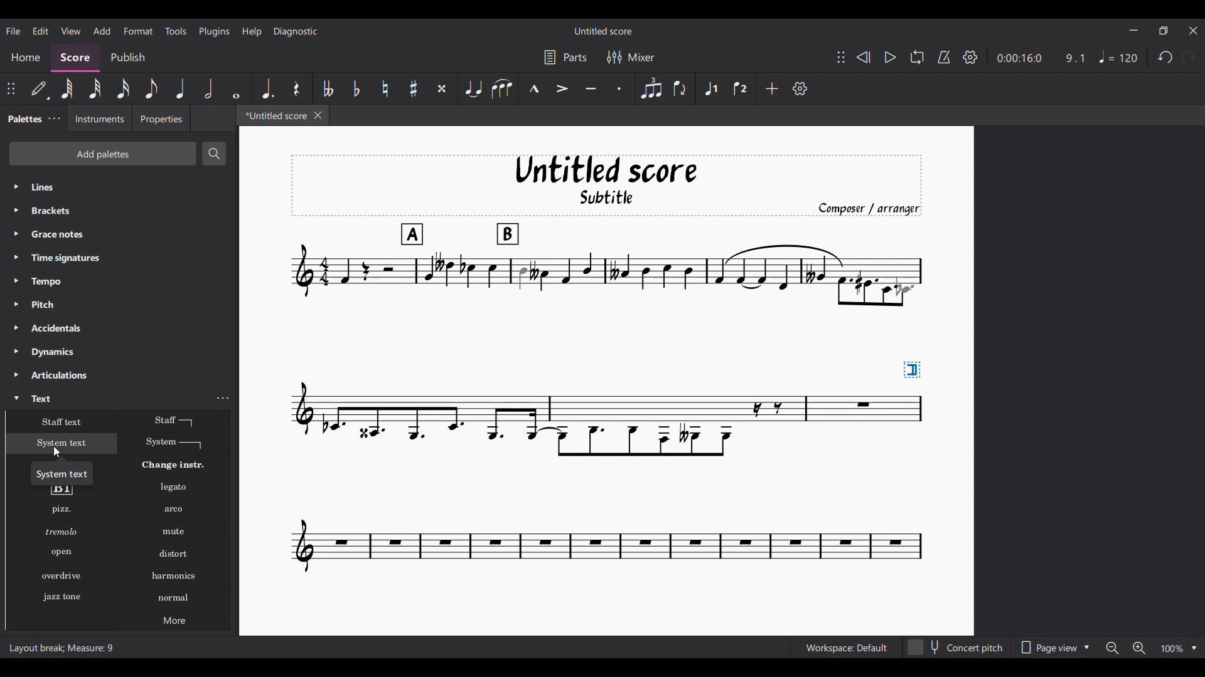 Image resolution: width=1205 pixels, height=677 pixels. I want to click on Open, so click(62, 553).